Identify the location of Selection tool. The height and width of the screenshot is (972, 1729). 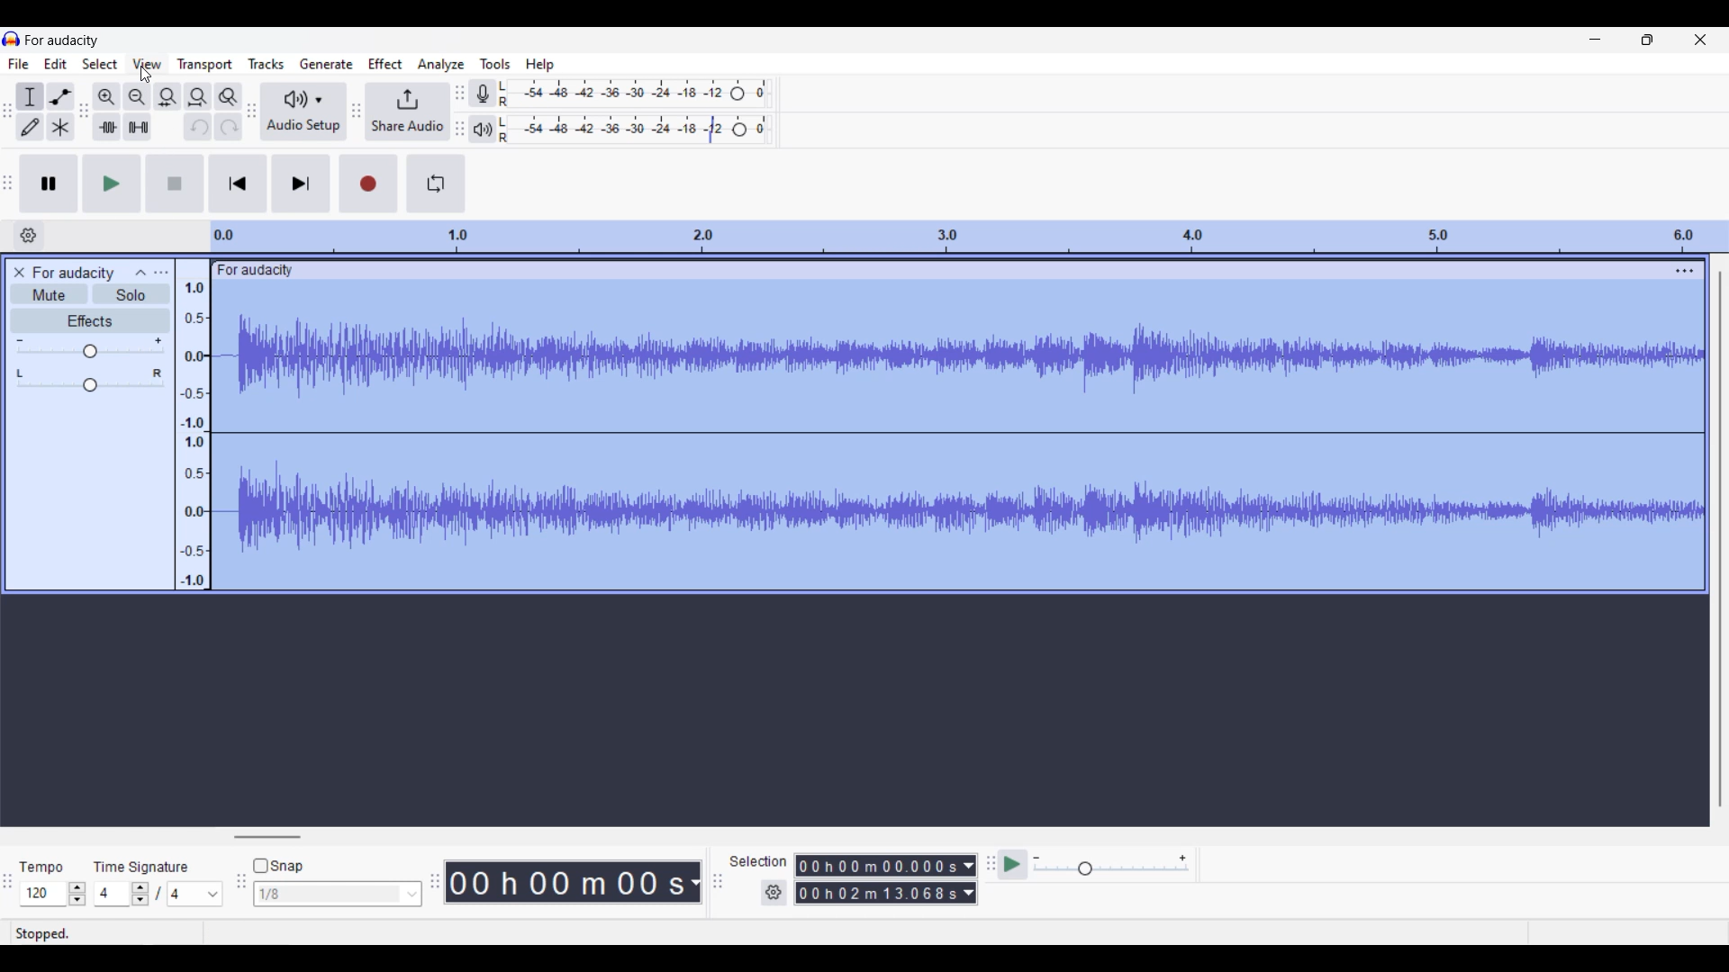
(30, 96).